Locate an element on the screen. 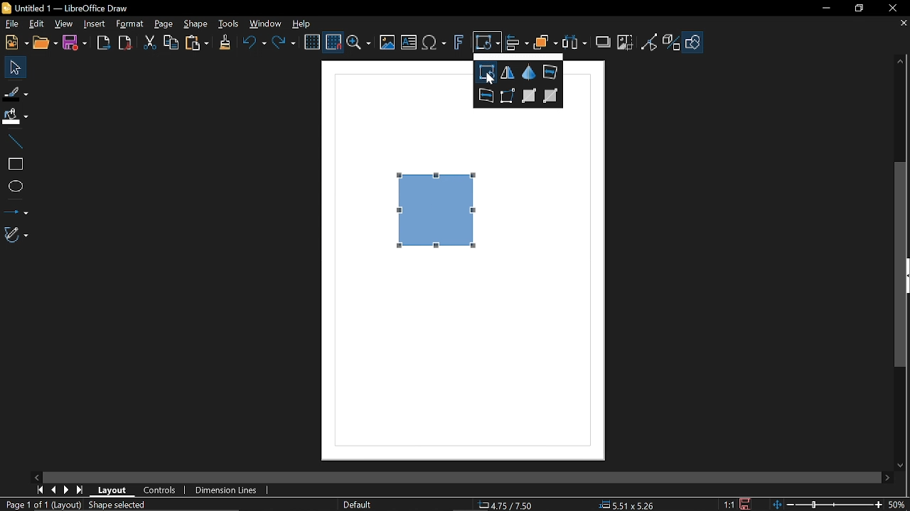 The width and height of the screenshot is (910, 511). Close tab is located at coordinates (904, 23).